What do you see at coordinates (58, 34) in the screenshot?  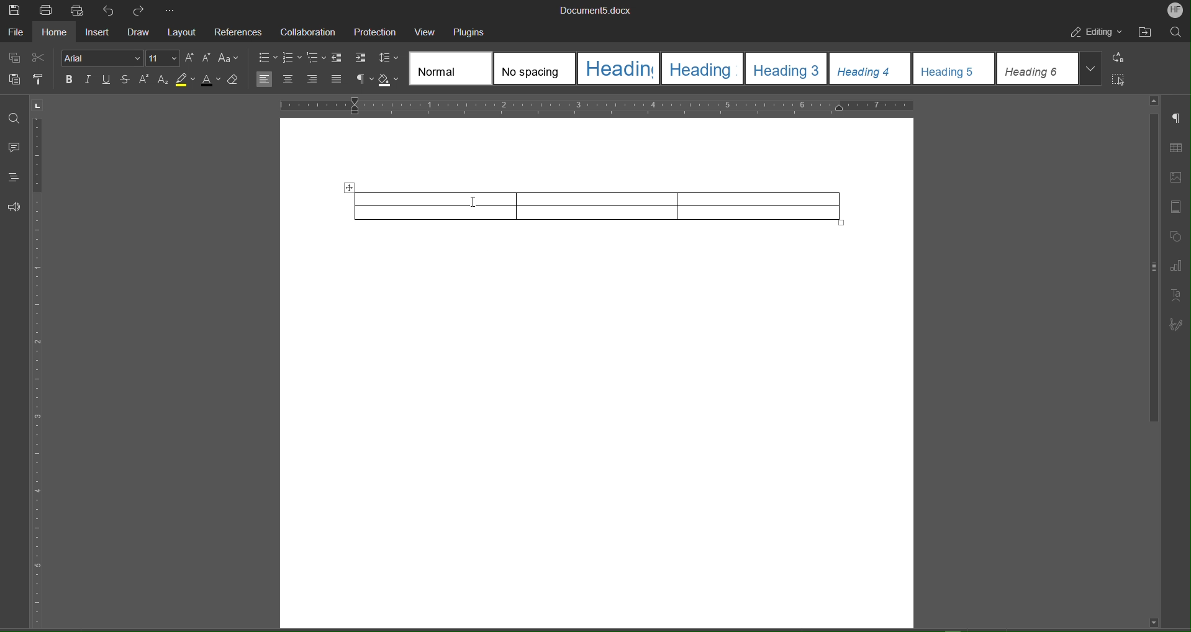 I see `Home` at bounding box center [58, 34].